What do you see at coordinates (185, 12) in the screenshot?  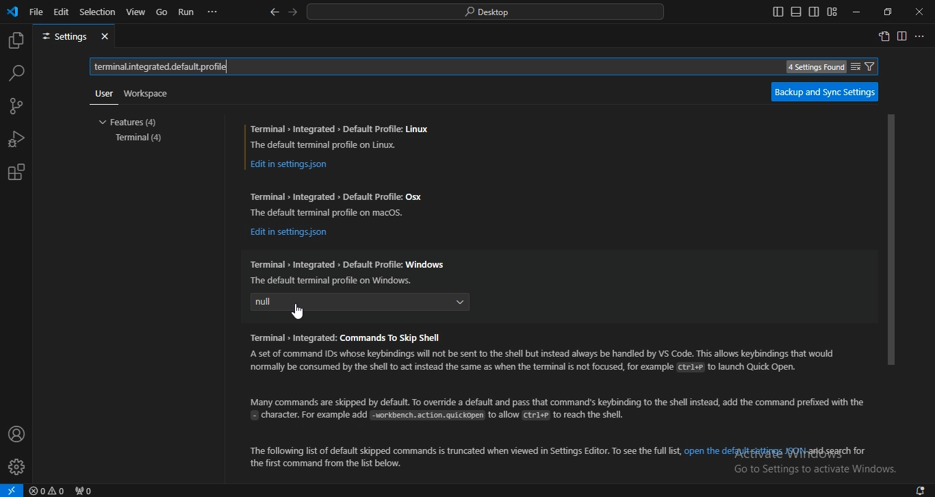 I see `run` at bounding box center [185, 12].